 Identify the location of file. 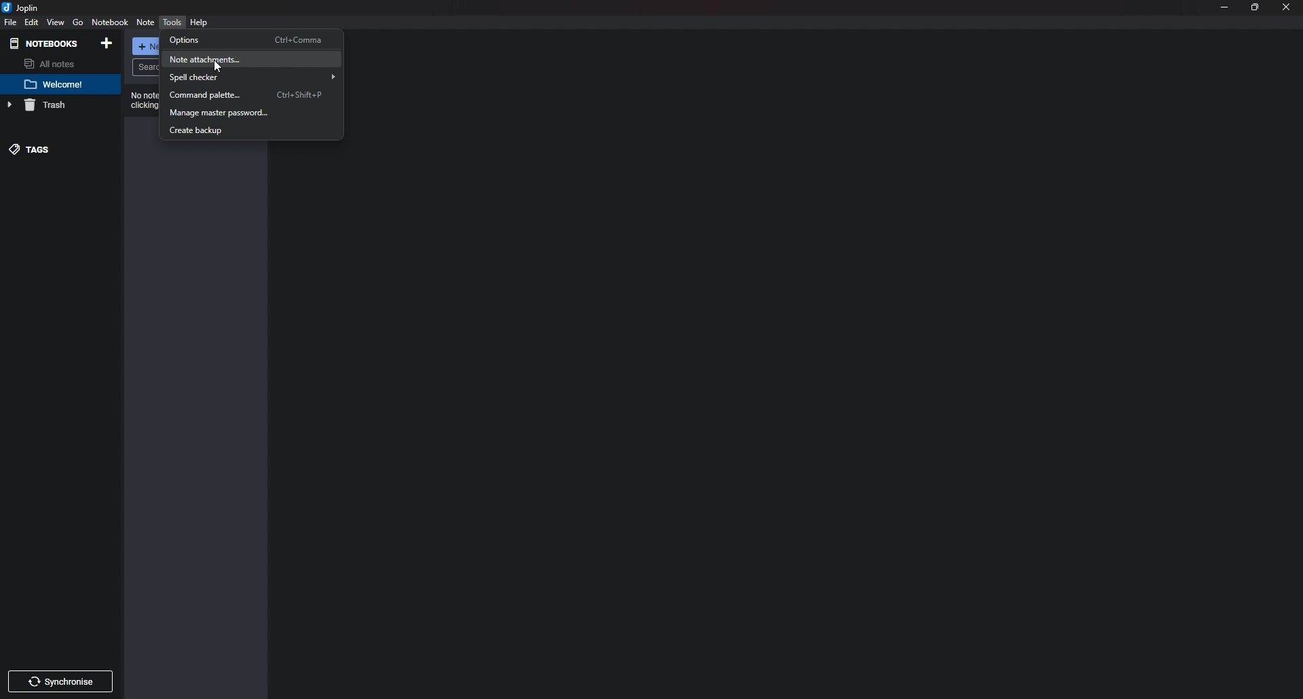
(10, 23).